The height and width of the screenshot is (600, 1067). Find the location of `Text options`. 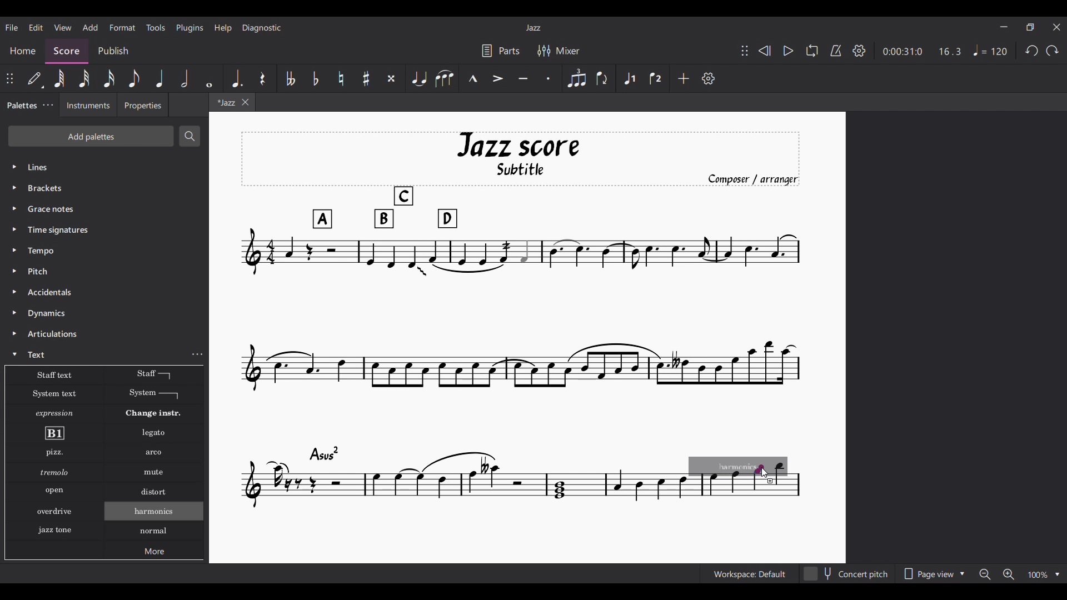

Text options is located at coordinates (53, 375).